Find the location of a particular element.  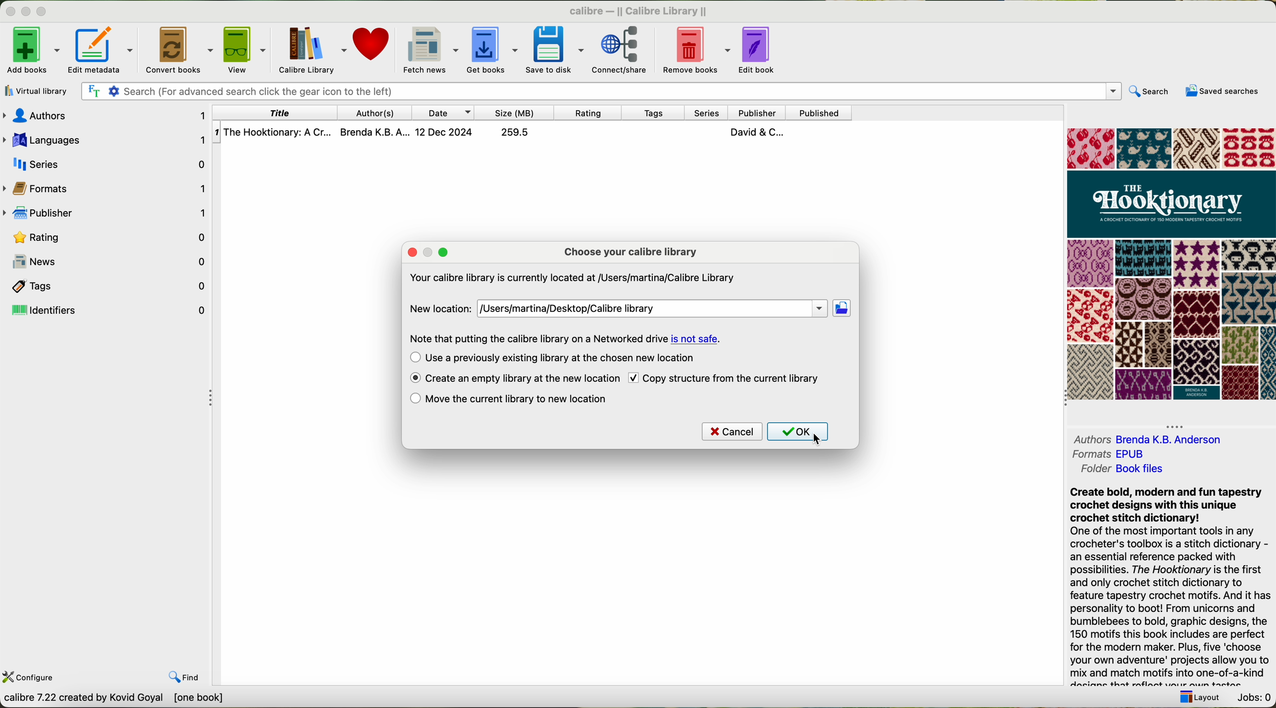

cursor is located at coordinates (817, 443).